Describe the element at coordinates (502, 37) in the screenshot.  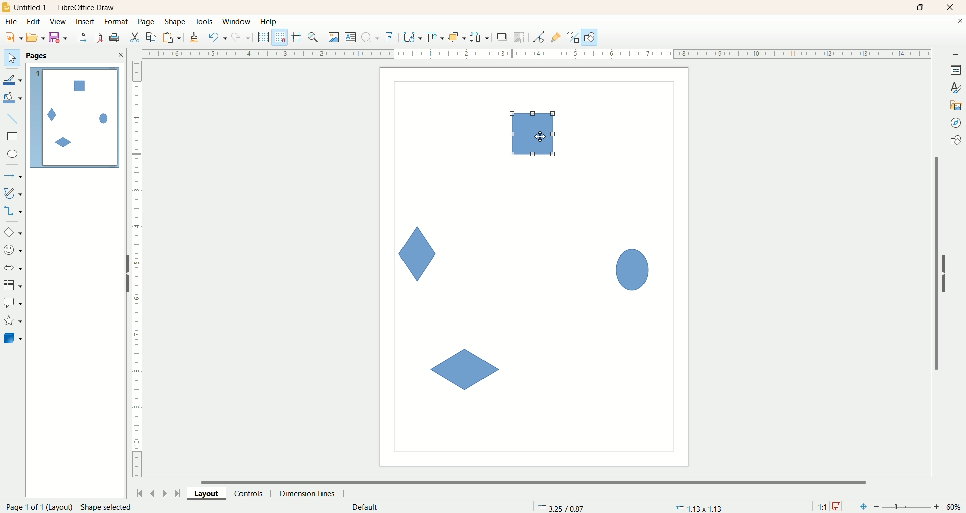
I see `shadow` at that location.